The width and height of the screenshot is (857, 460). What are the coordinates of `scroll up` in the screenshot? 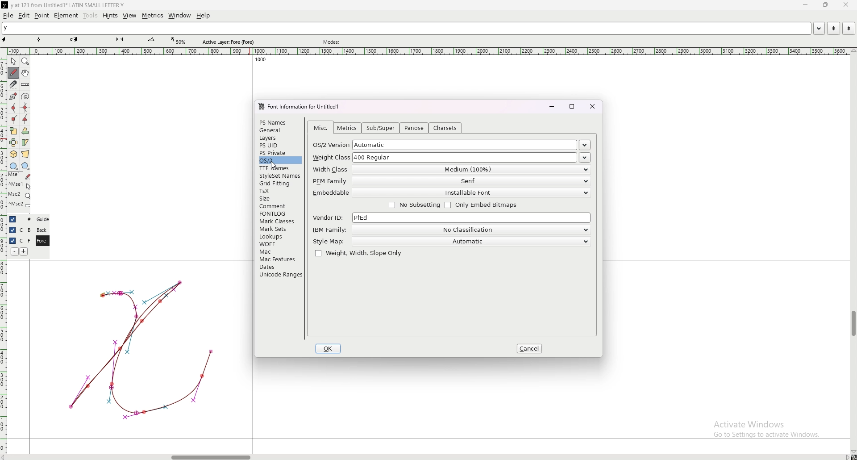 It's located at (852, 51).